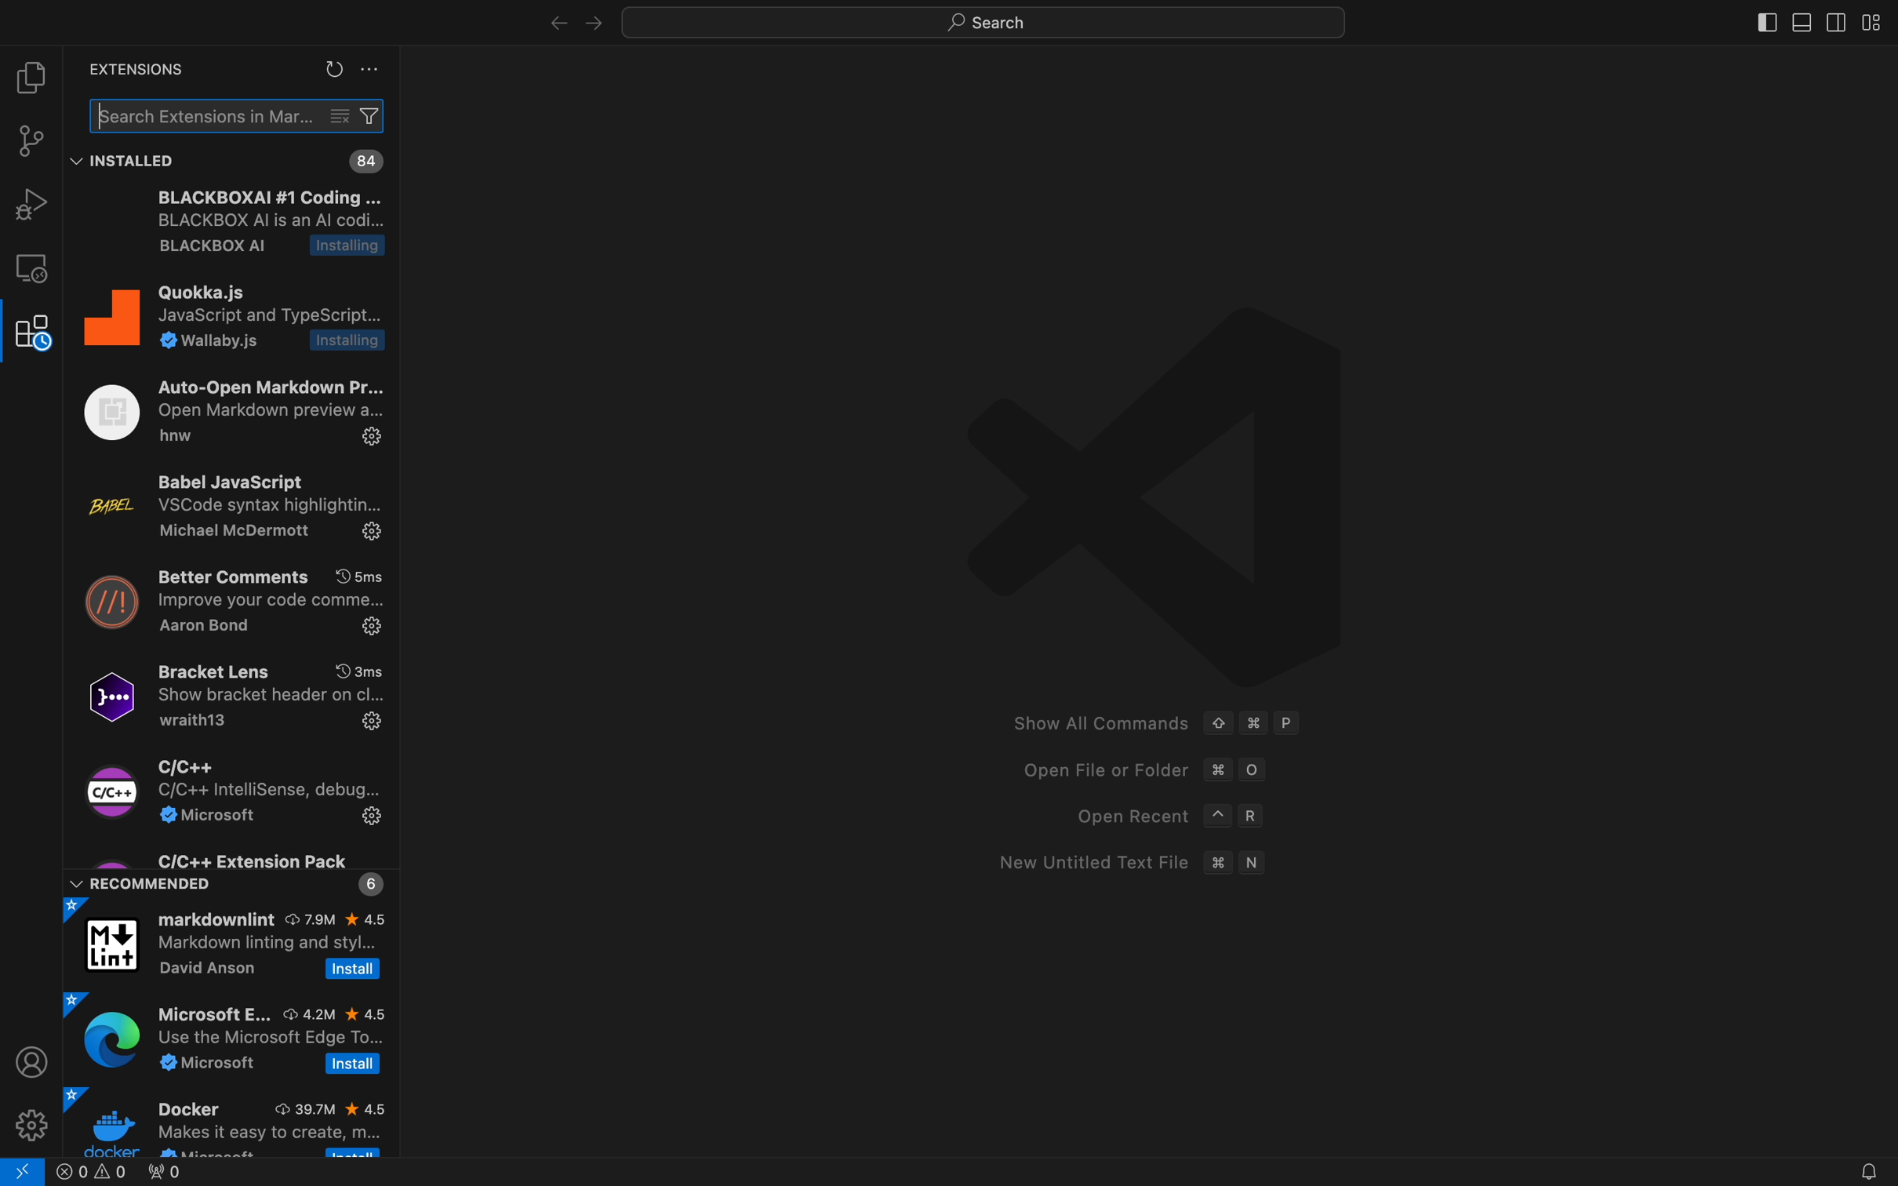 The width and height of the screenshot is (1898, 1186). What do you see at coordinates (372, 72) in the screenshot?
I see `settings` at bounding box center [372, 72].